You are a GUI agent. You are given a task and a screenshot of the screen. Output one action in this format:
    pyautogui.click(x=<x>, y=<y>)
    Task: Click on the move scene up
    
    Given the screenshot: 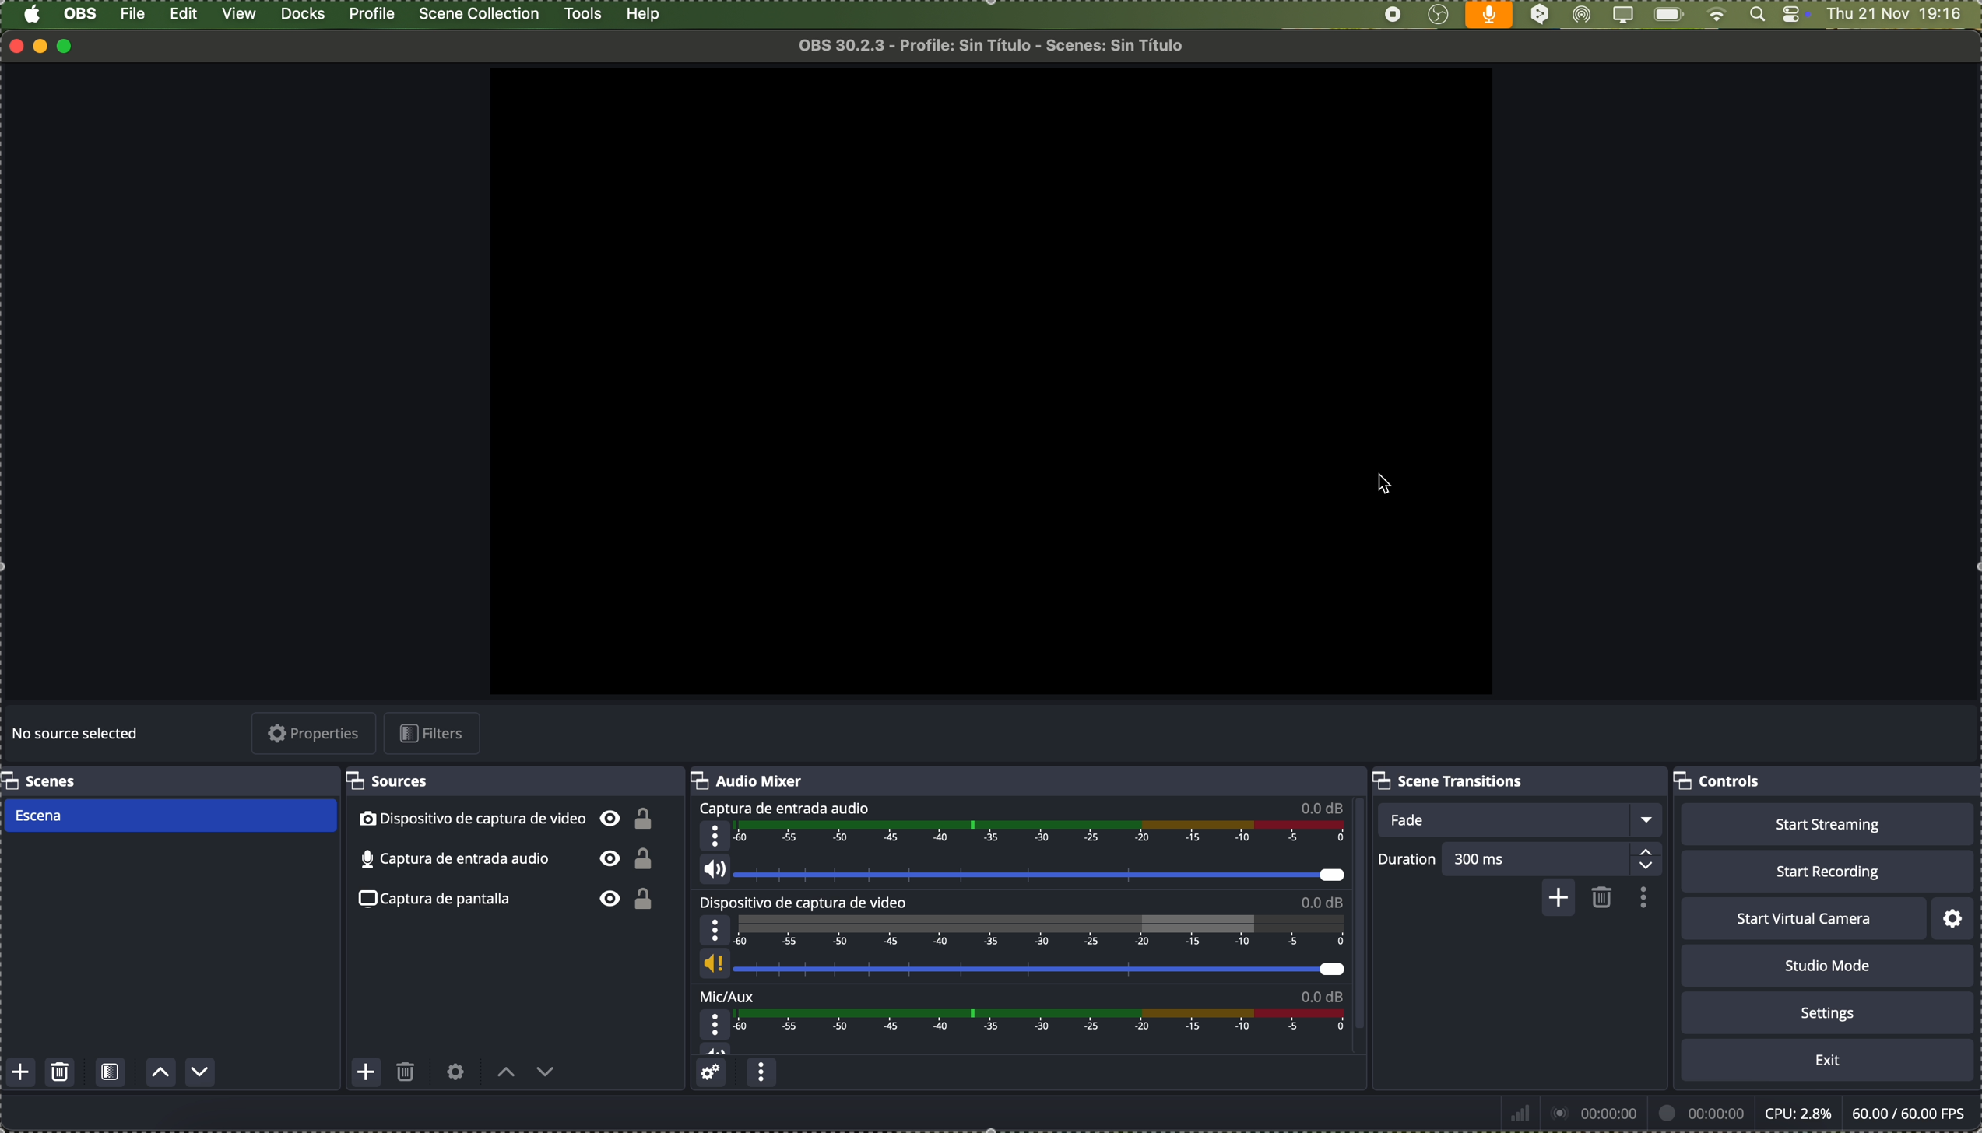 What is the action you would take?
    pyautogui.click(x=162, y=1074)
    